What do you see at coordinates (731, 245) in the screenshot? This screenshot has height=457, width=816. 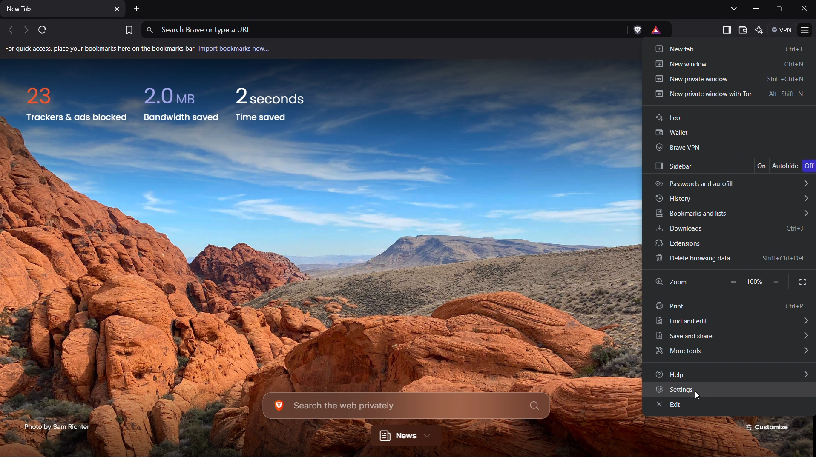 I see `Extensions` at bounding box center [731, 245].